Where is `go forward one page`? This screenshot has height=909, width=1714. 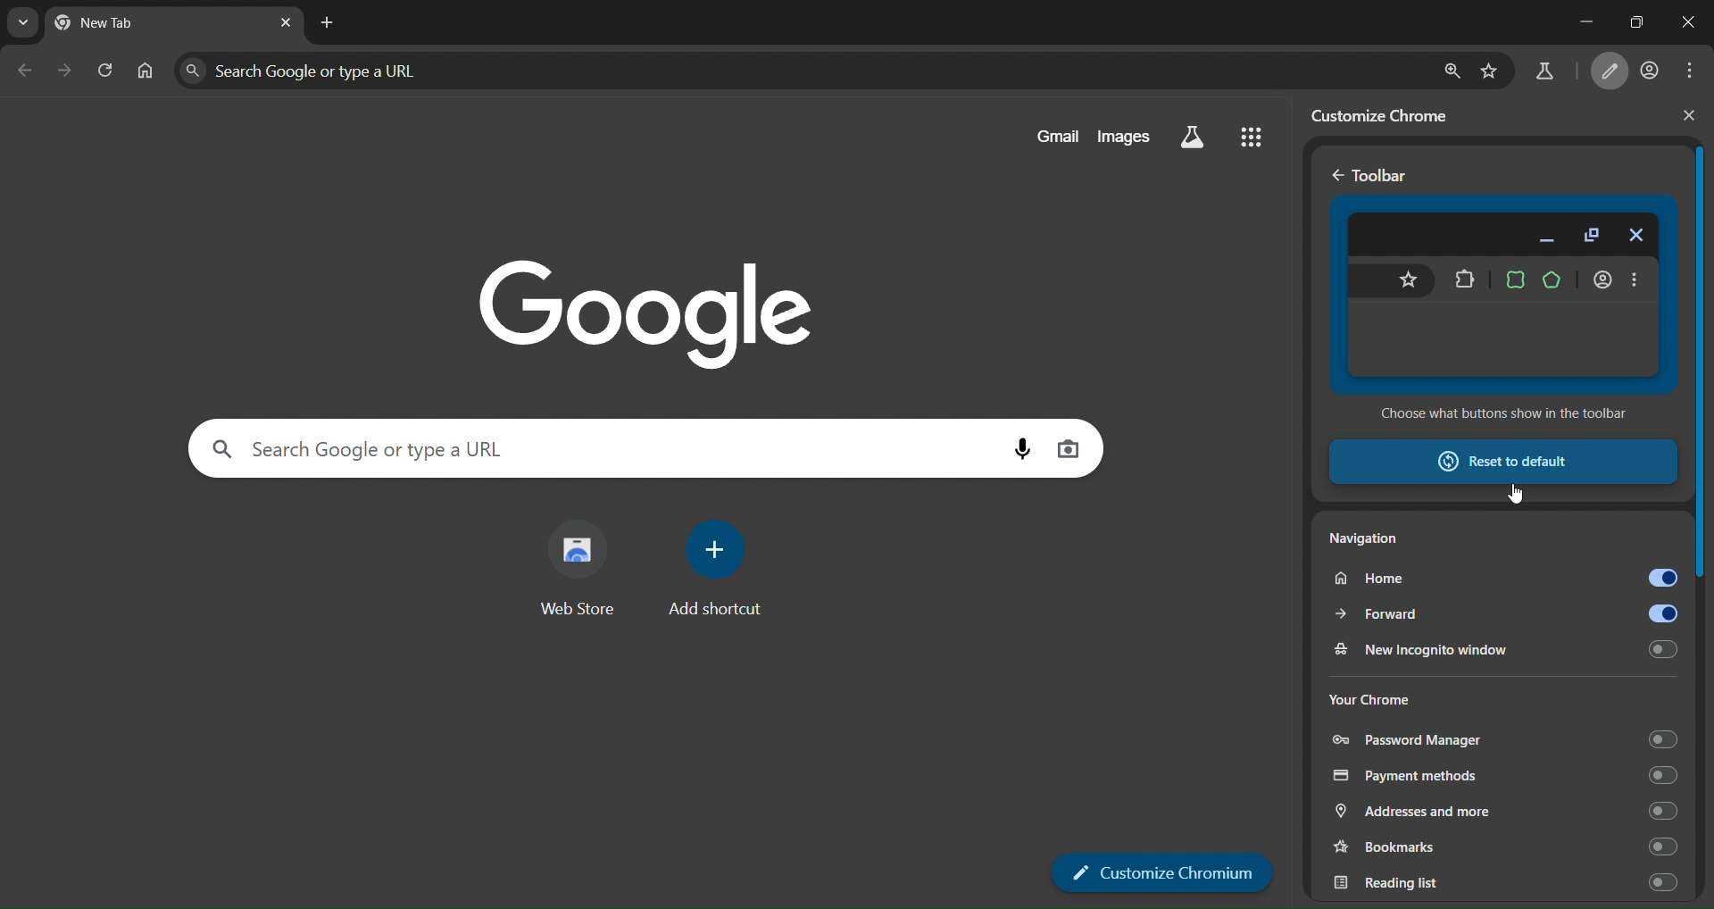
go forward one page is located at coordinates (64, 72).